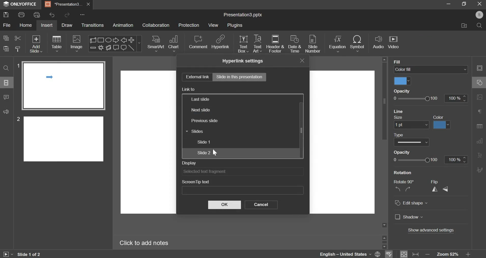 The width and height of the screenshot is (486, 258). Describe the element at coordinates (100, 48) in the screenshot. I see `explosion` at that location.